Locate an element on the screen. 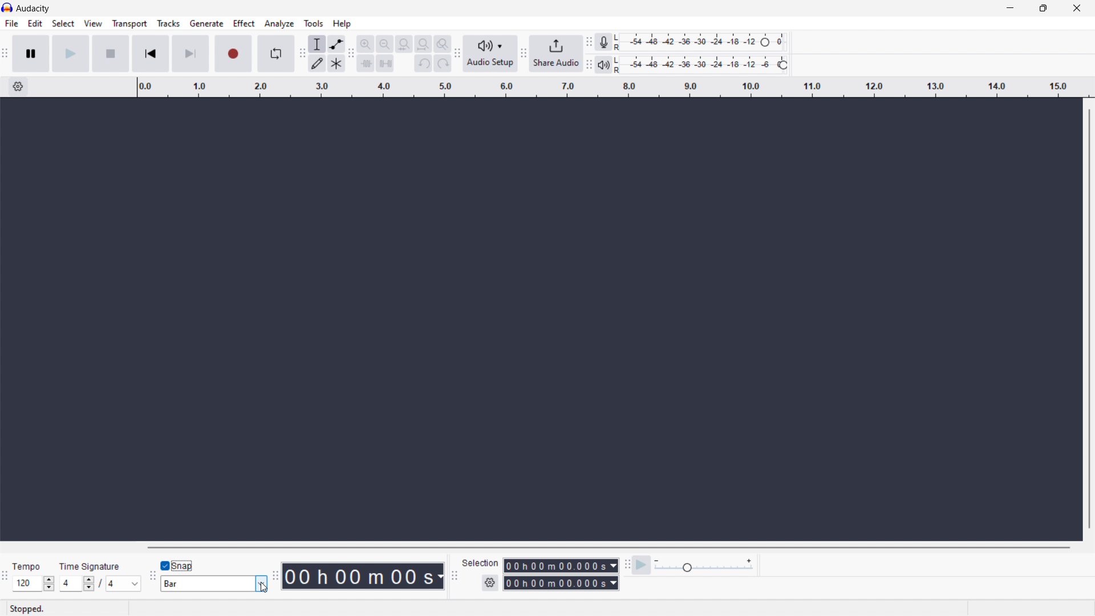  share audio toolbar is located at coordinates (524, 53).